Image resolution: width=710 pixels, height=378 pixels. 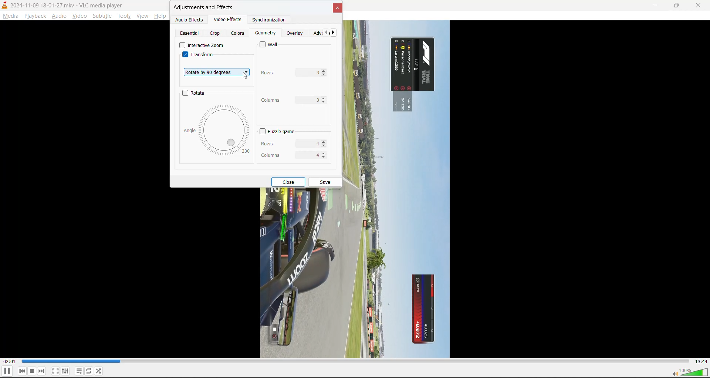 I want to click on close, so click(x=699, y=6).